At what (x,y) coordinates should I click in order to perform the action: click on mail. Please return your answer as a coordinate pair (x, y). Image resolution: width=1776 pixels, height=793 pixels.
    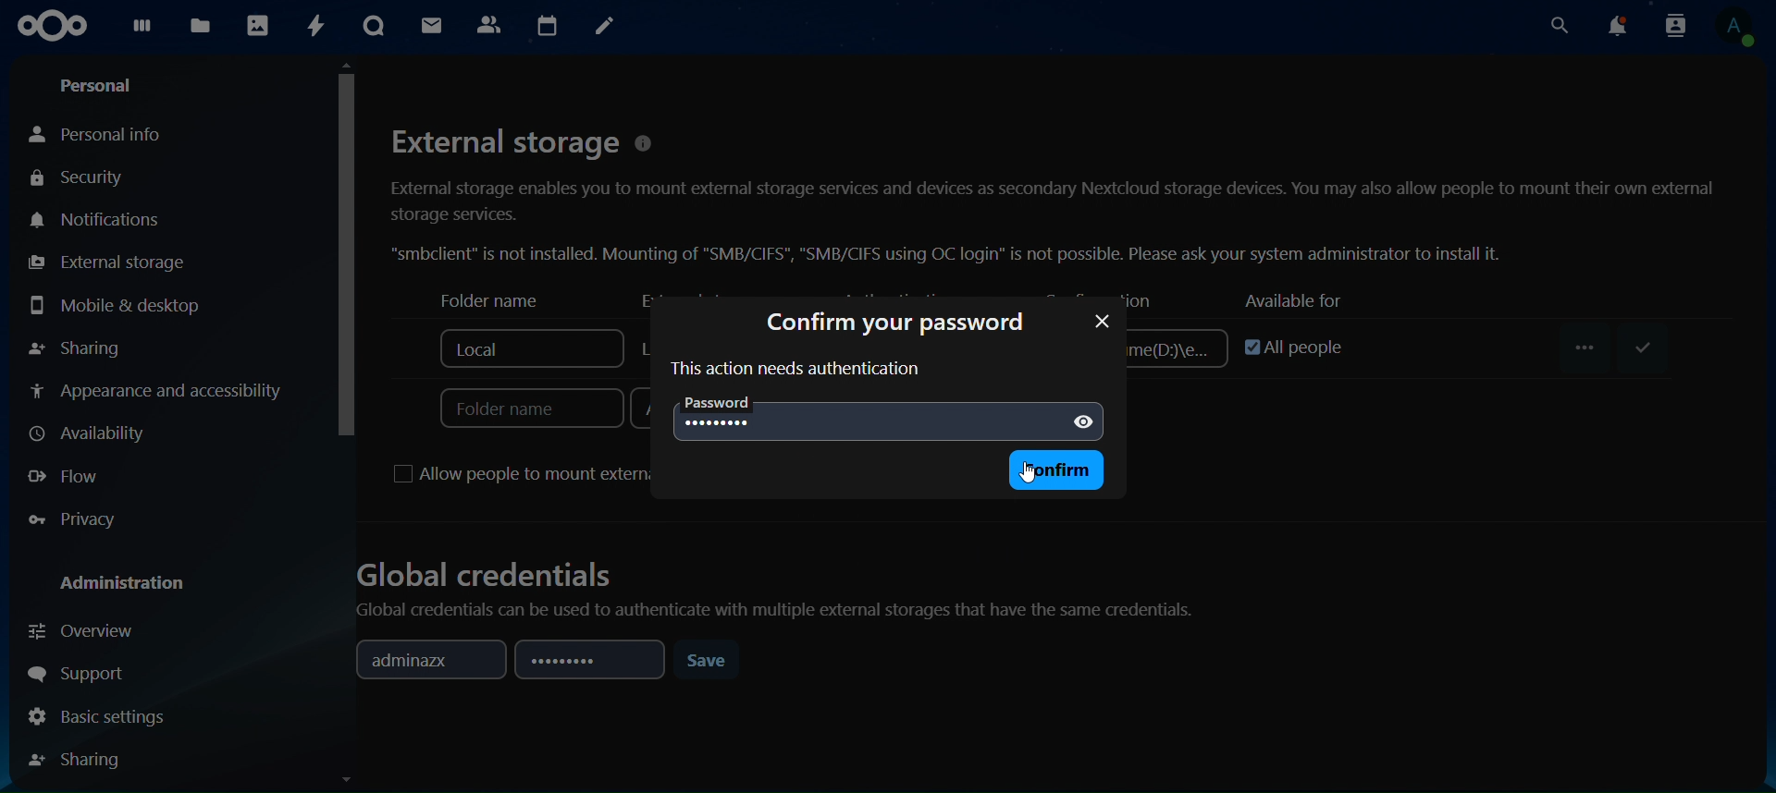
    Looking at the image, I should click on (432, 27).